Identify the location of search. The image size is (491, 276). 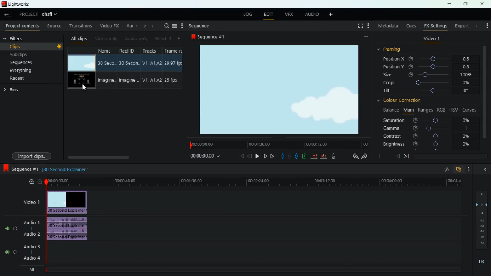
(166, 26).